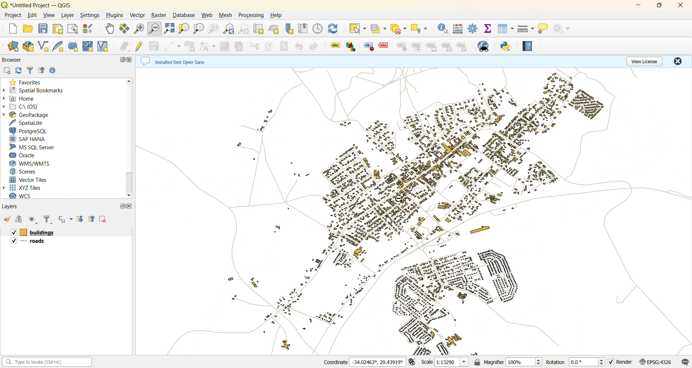 The width and height of the screenshot is (692, 368). I want to click on zoom next, so click(244, 29).